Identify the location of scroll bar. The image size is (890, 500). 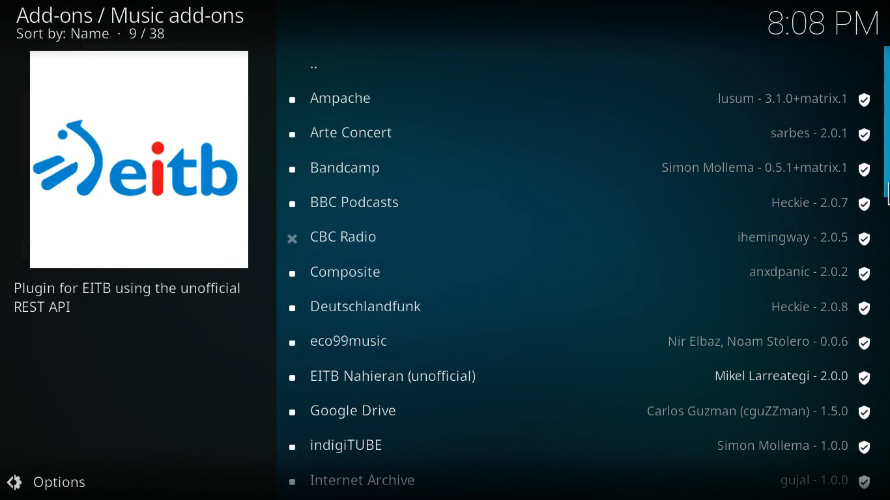
(886, 121).